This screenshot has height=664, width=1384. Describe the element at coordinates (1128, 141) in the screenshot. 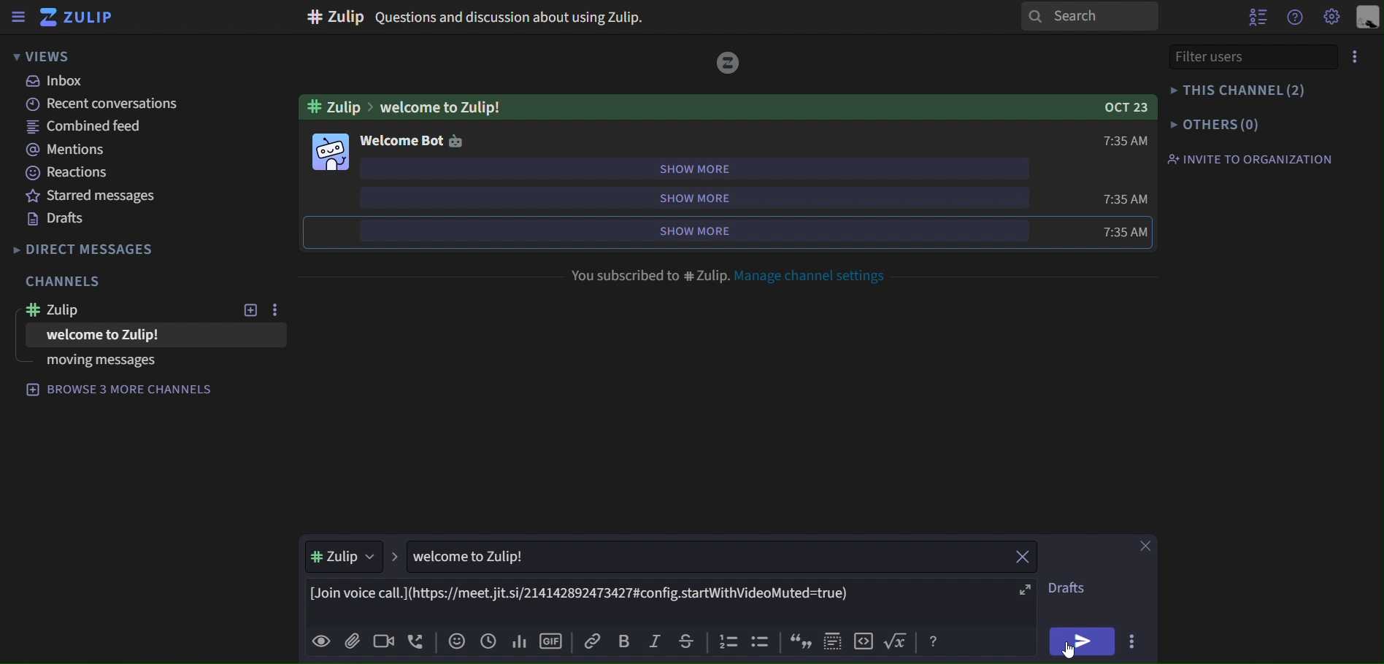

I see `7:35 AM` at that location.